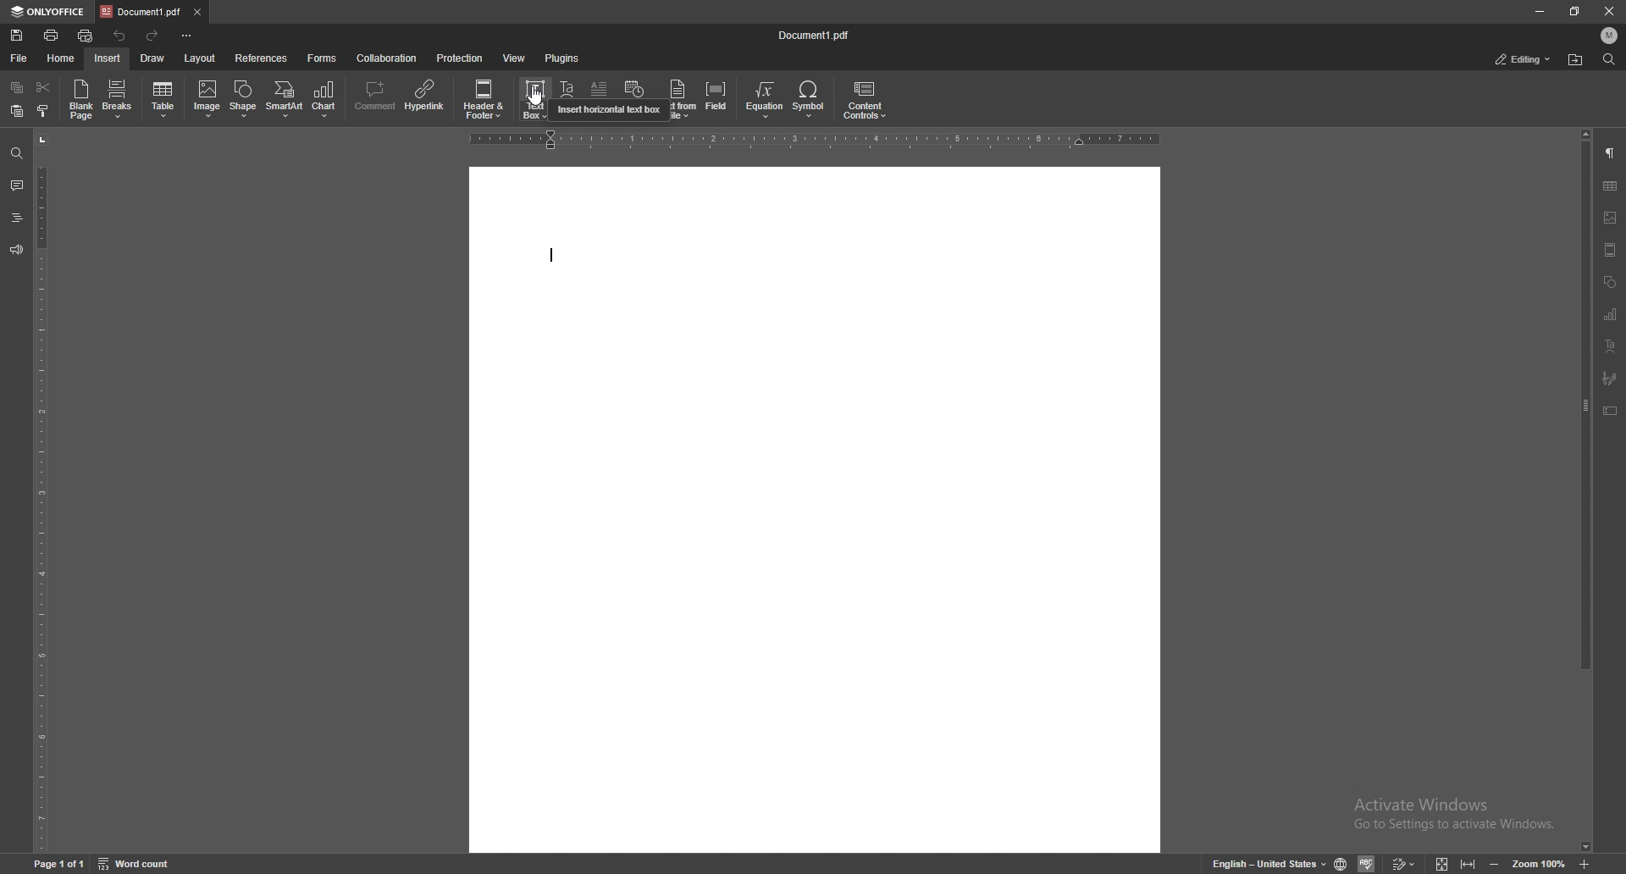 The height and width of the screenshot is (874, 1626). What do you see at coordinates (810, 100) in the screenshot?
I see `symbol` at bounding box center [810, 100].